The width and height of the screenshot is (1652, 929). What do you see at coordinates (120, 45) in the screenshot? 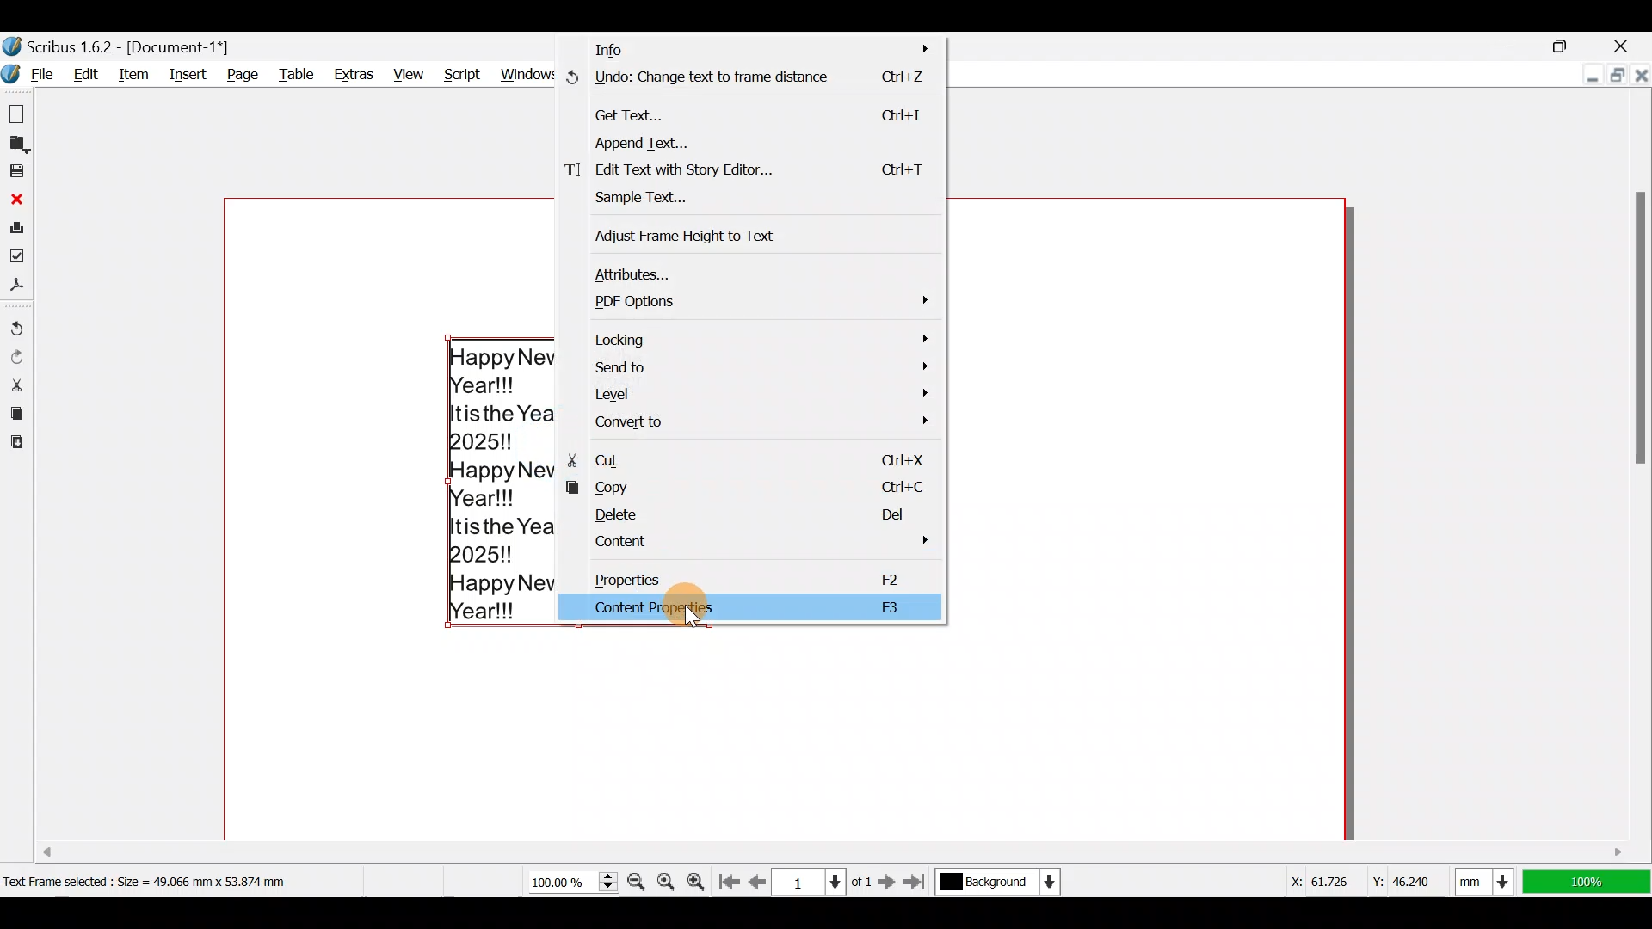
I see `Document name` at bounding box center [120, 45].